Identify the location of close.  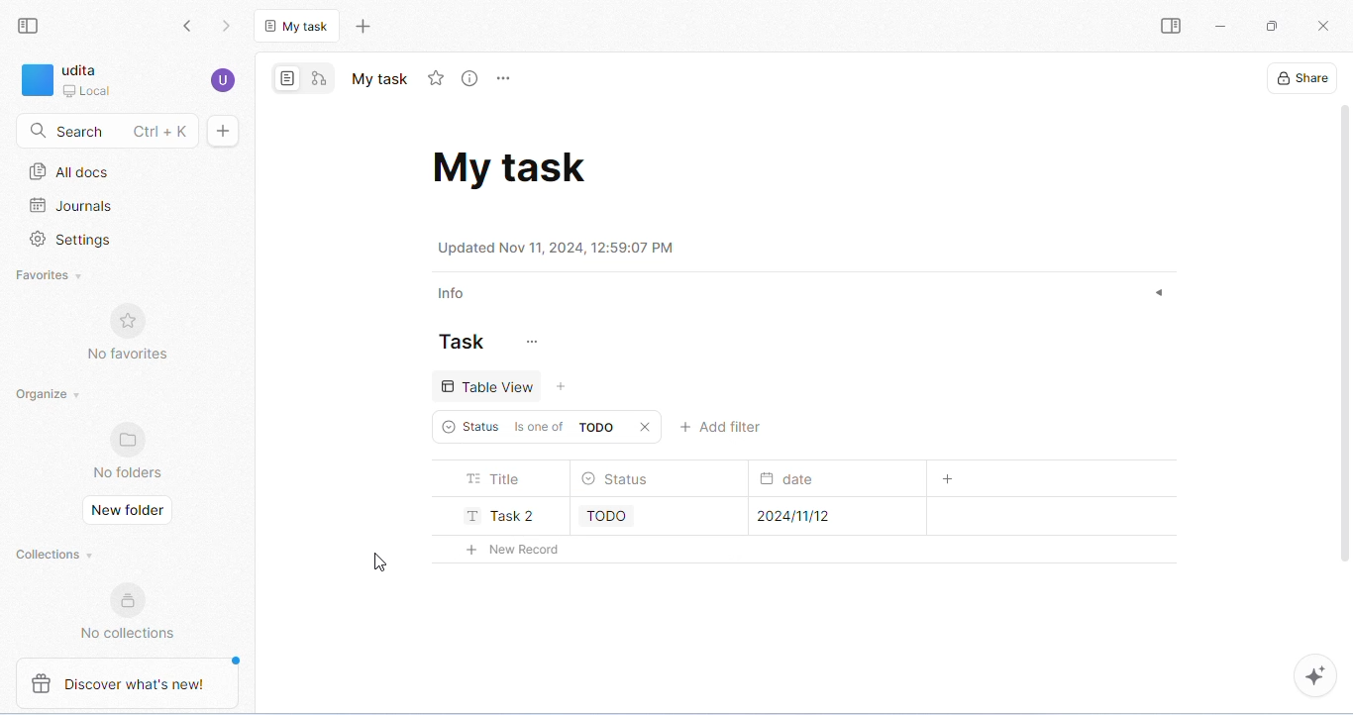
(649, 427).